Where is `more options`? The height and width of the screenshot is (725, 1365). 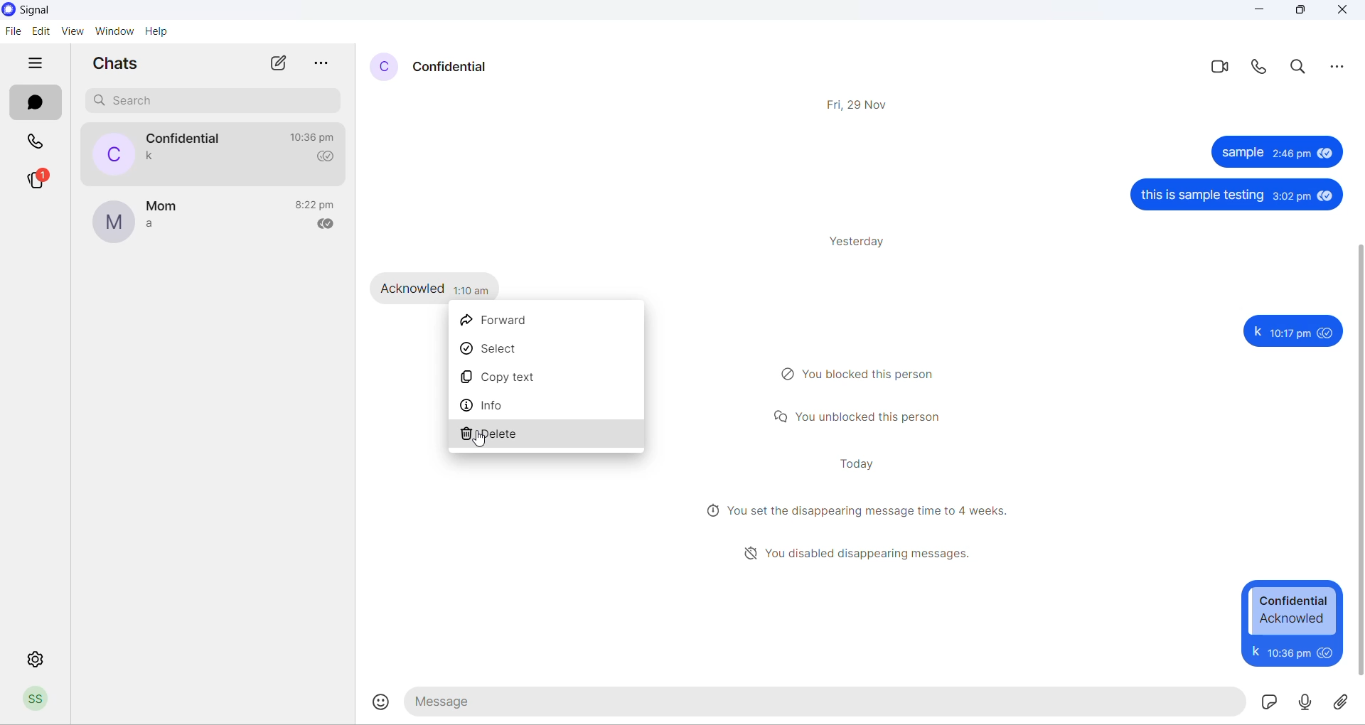 more options is located at coordinates (1340, 65).